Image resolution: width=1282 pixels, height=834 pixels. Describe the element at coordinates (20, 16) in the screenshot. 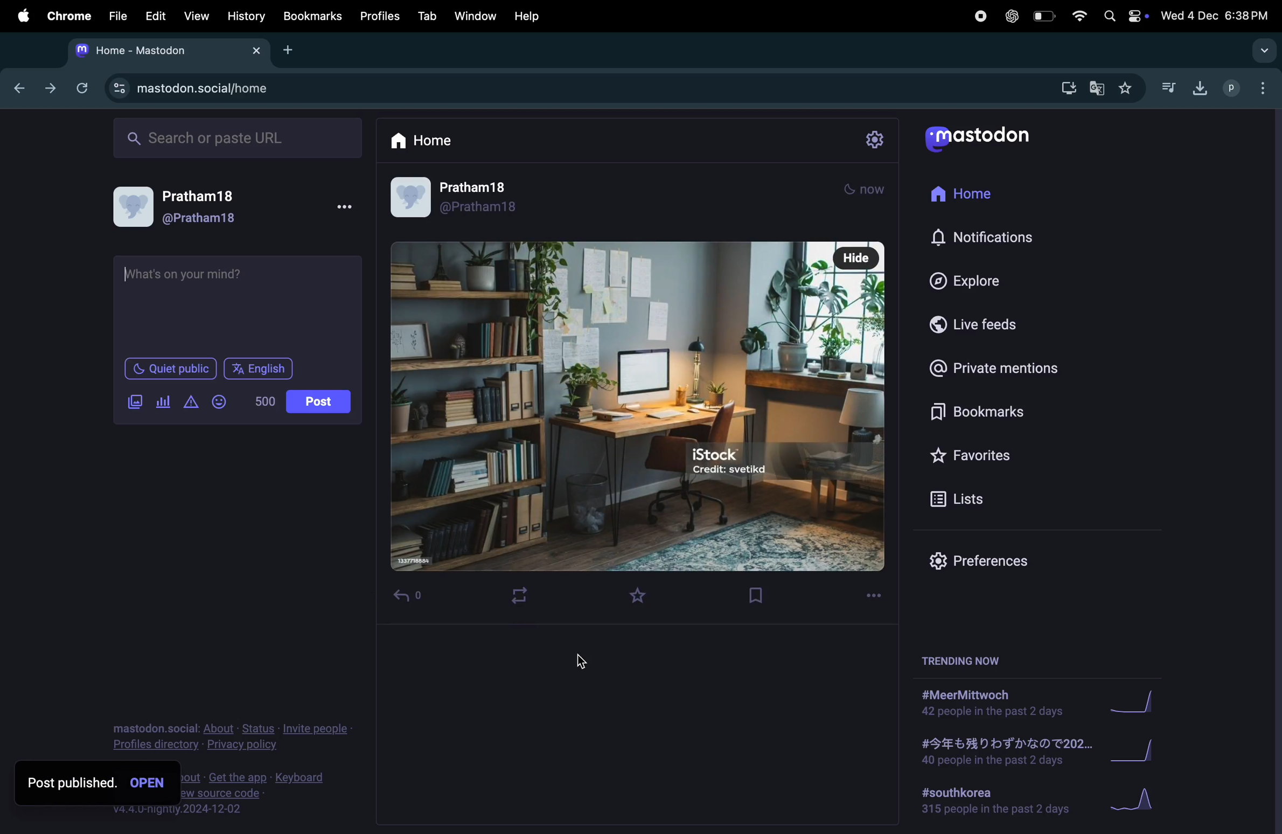

I see `apple menu` at that location.